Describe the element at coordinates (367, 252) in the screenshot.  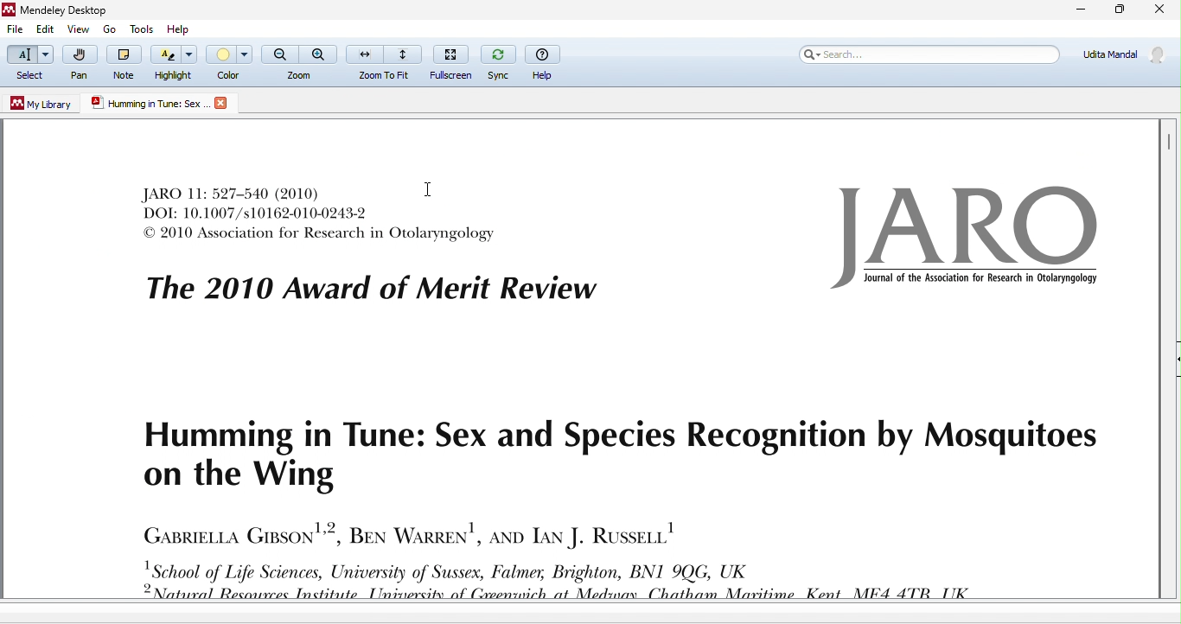
I see `journal text` at that location.